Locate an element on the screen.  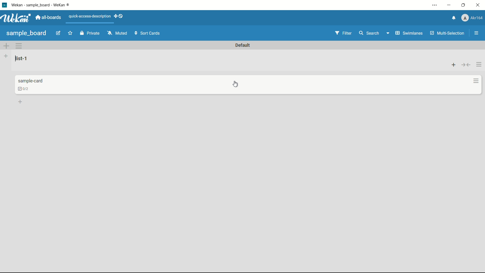
multi selection is located at coordinates (447, 34).